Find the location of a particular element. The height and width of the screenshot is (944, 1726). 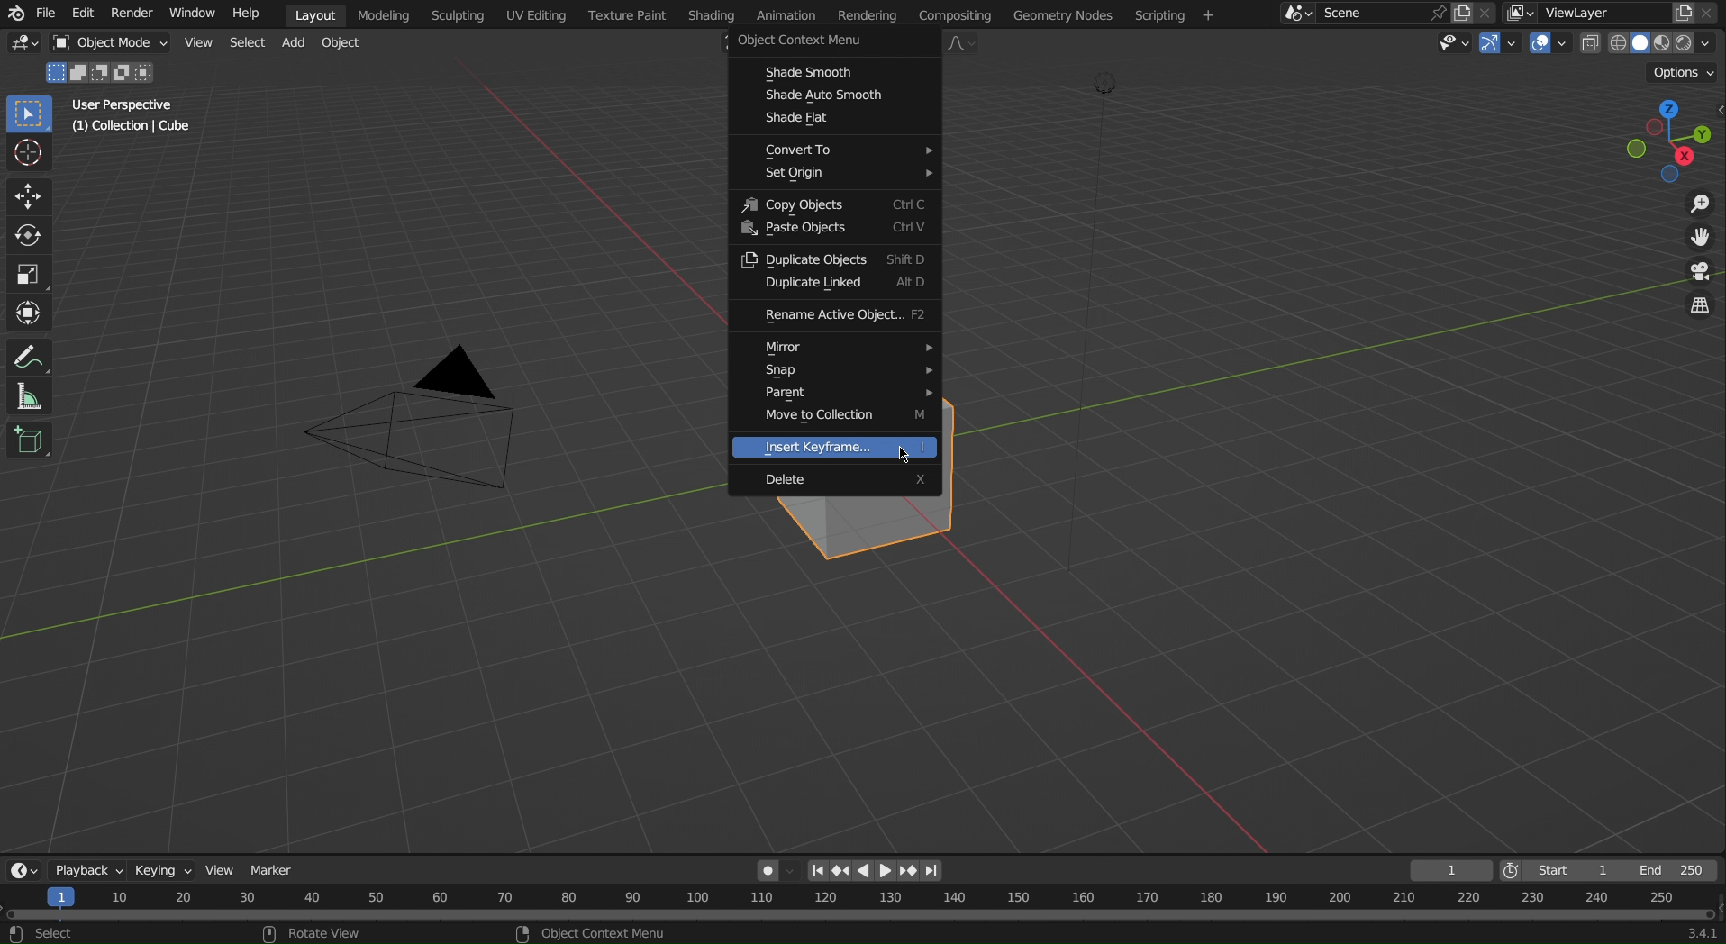

View  is located at coordinates (196, 41).